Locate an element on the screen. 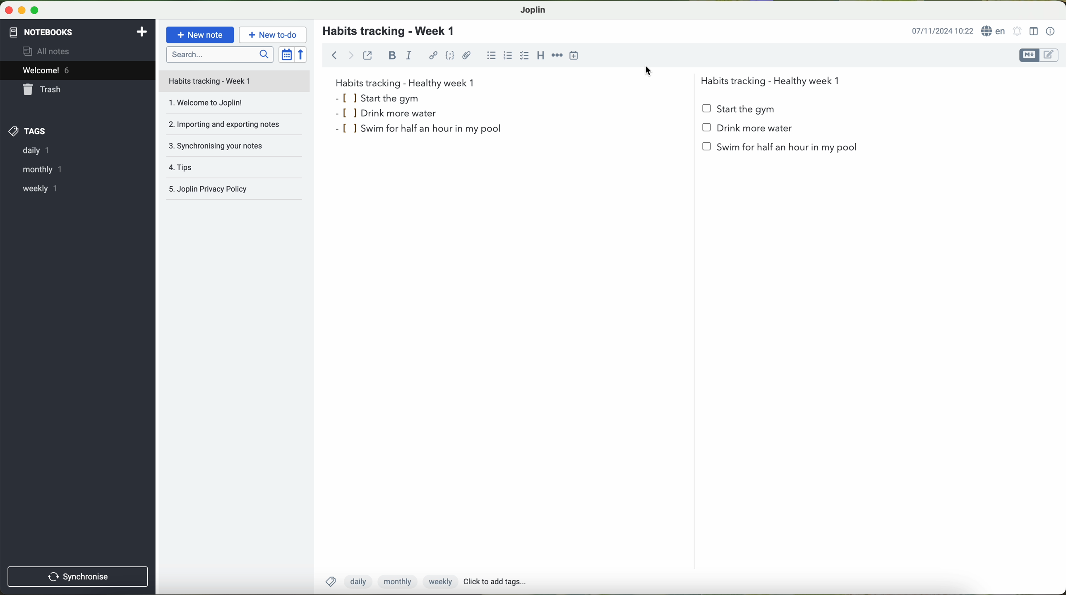 The height and width of the screenshot is (595, 1066). hyperlink is located at coordinates (433, 55).